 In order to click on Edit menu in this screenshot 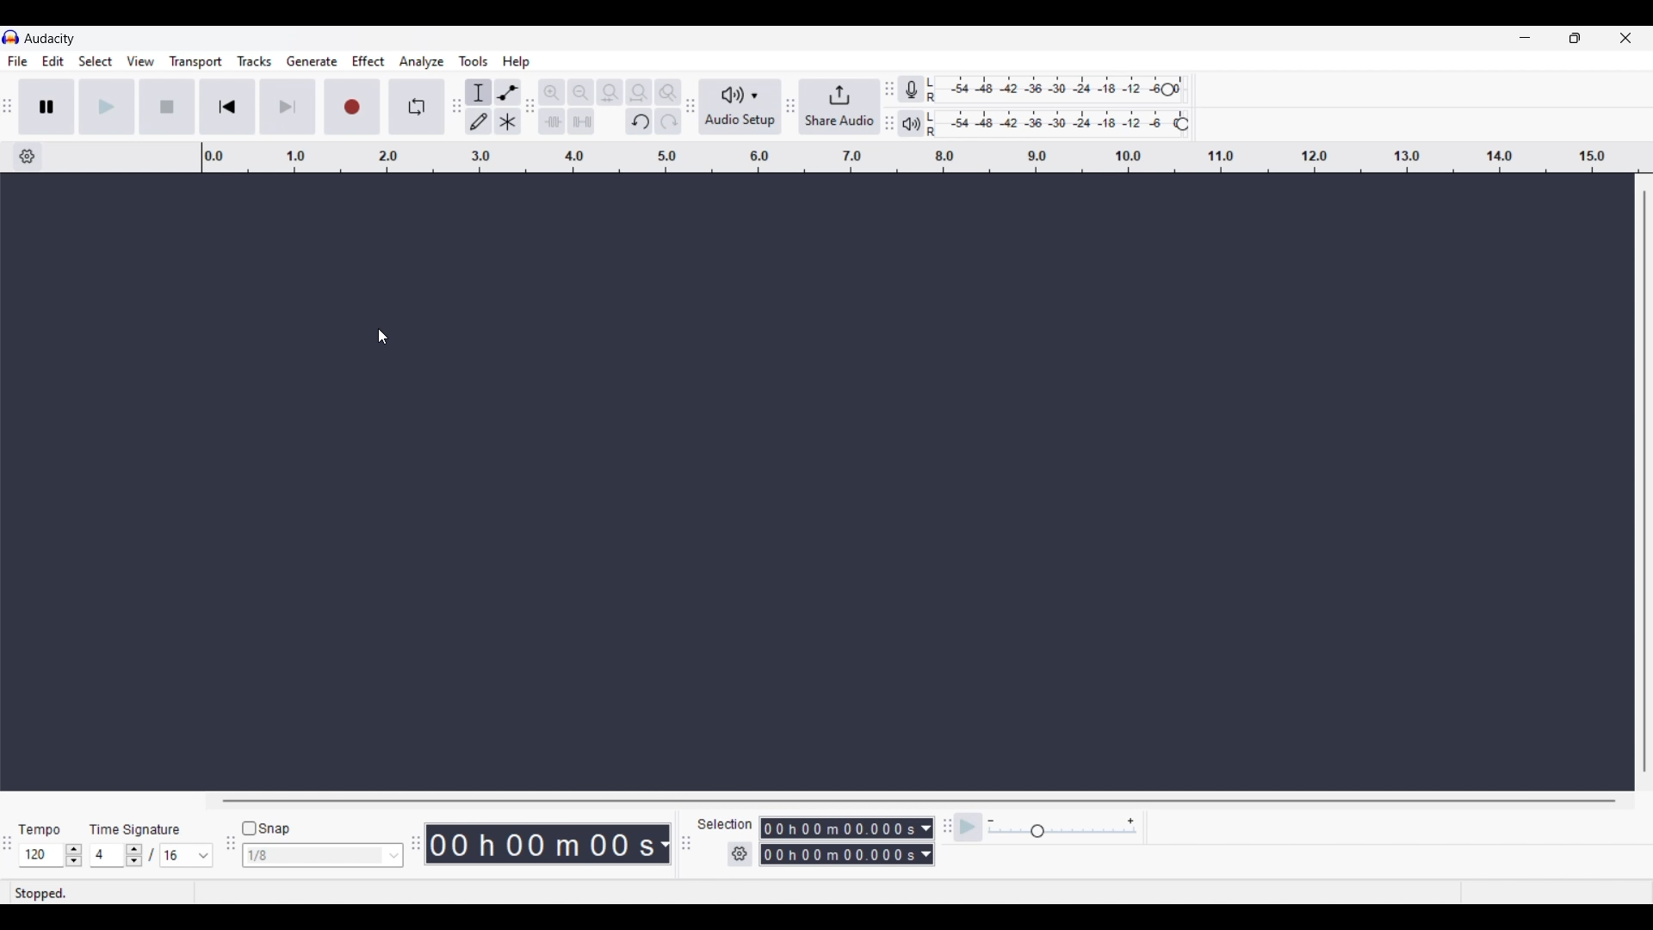, I will do `click(53, 62)`.